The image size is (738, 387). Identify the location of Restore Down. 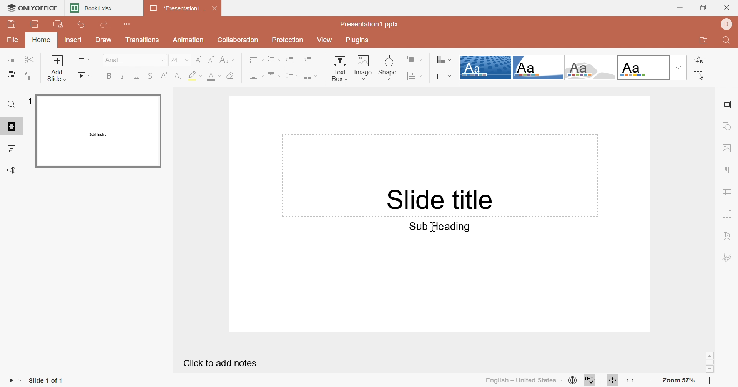
(705, 8).